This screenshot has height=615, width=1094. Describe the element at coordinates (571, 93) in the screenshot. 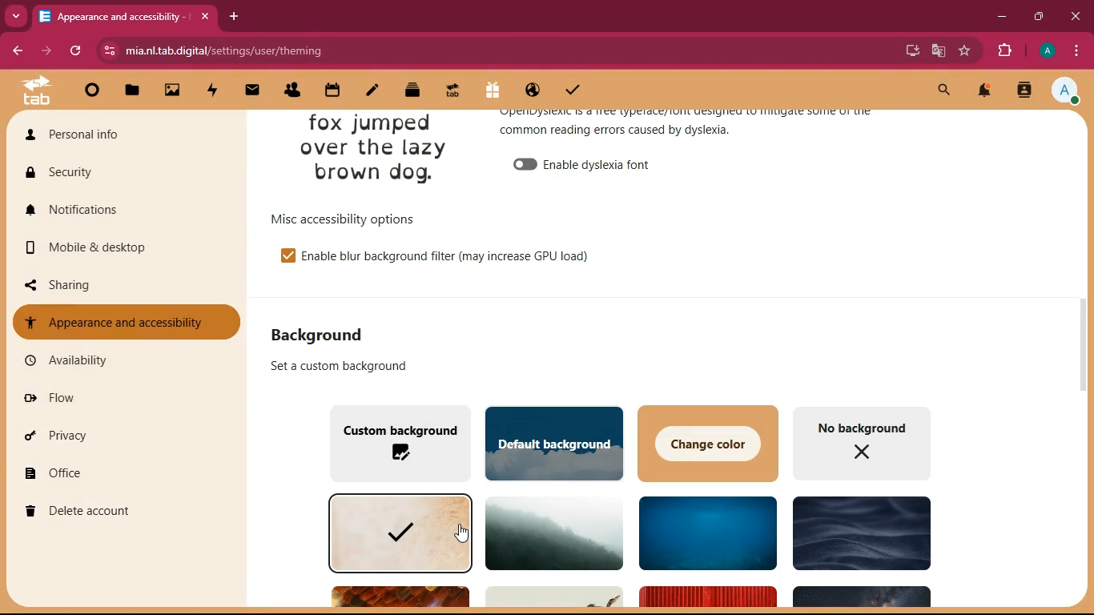

I see `tasks` at that location.